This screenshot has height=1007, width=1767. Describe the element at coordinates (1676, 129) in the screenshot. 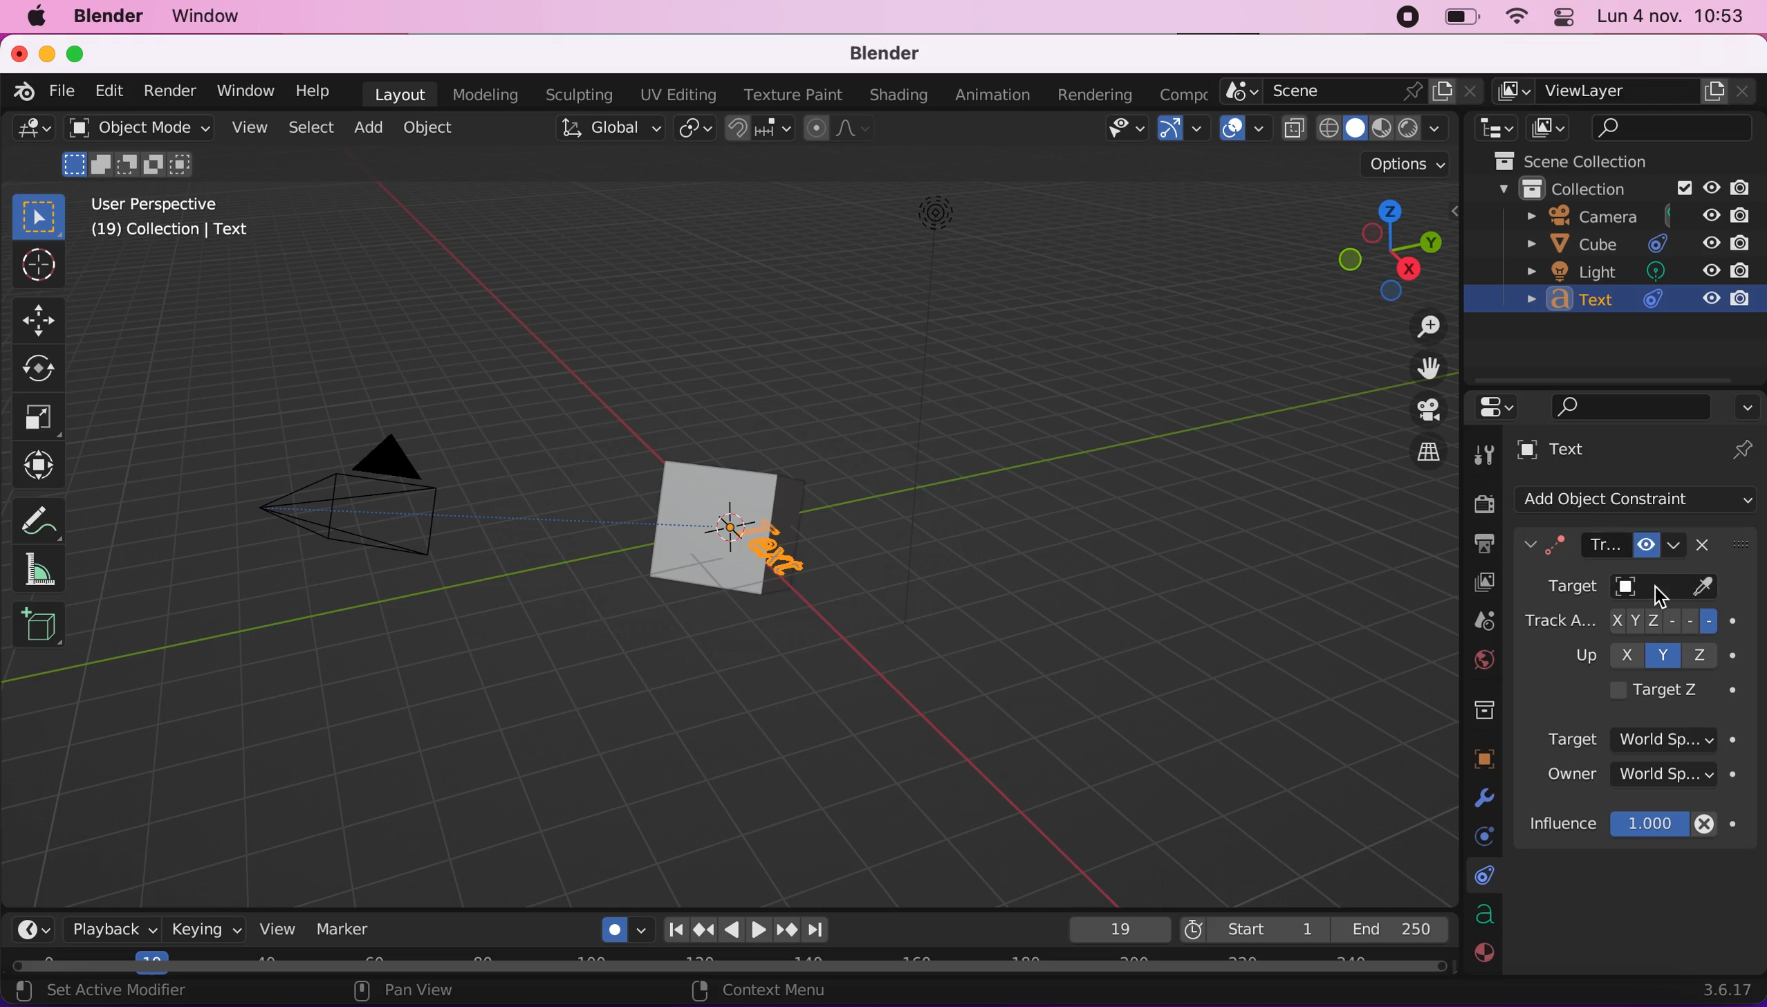

I see `search` at that location.